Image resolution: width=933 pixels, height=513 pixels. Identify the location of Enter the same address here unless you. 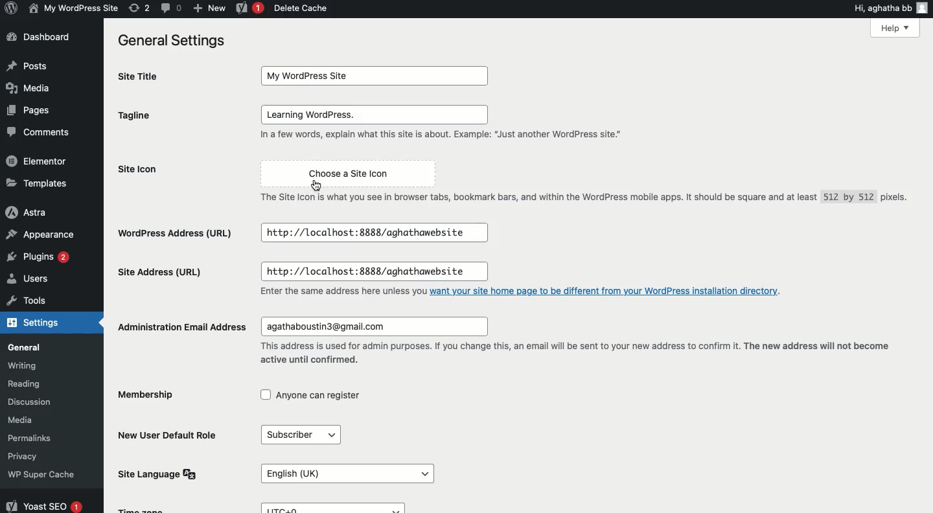
(331, 290).